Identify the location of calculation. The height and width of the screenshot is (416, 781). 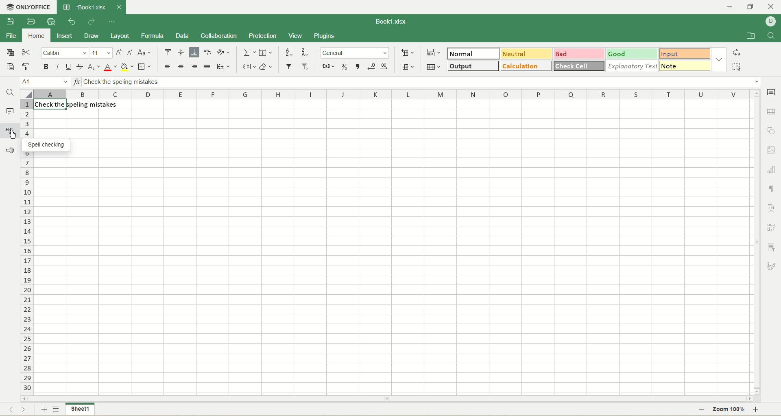
(526, 66).